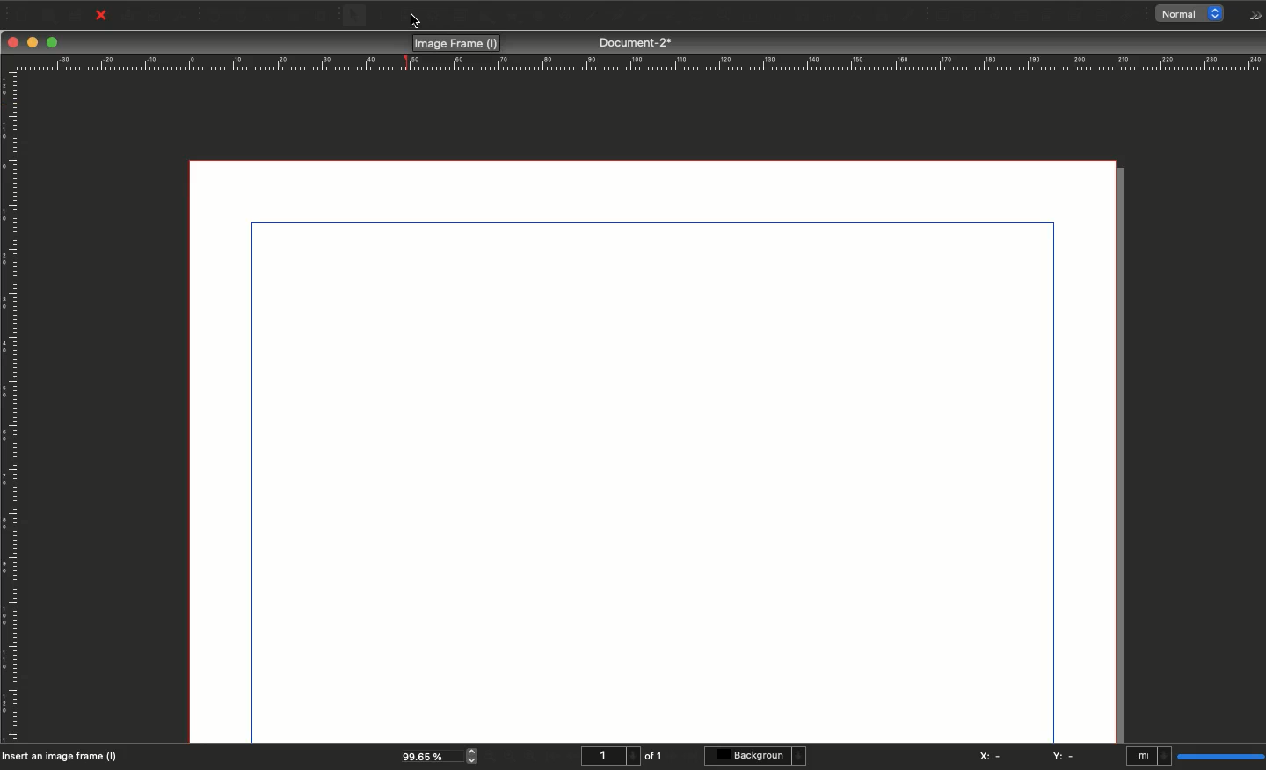  What do you see at coordinates (640, 17) in the screenshot?
I see `Freehand line` at bounding box center [640, 17].